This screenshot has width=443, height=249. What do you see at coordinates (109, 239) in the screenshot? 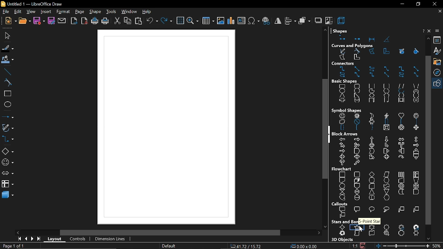
I see `dimension lines` at bounding box center [109, 239].